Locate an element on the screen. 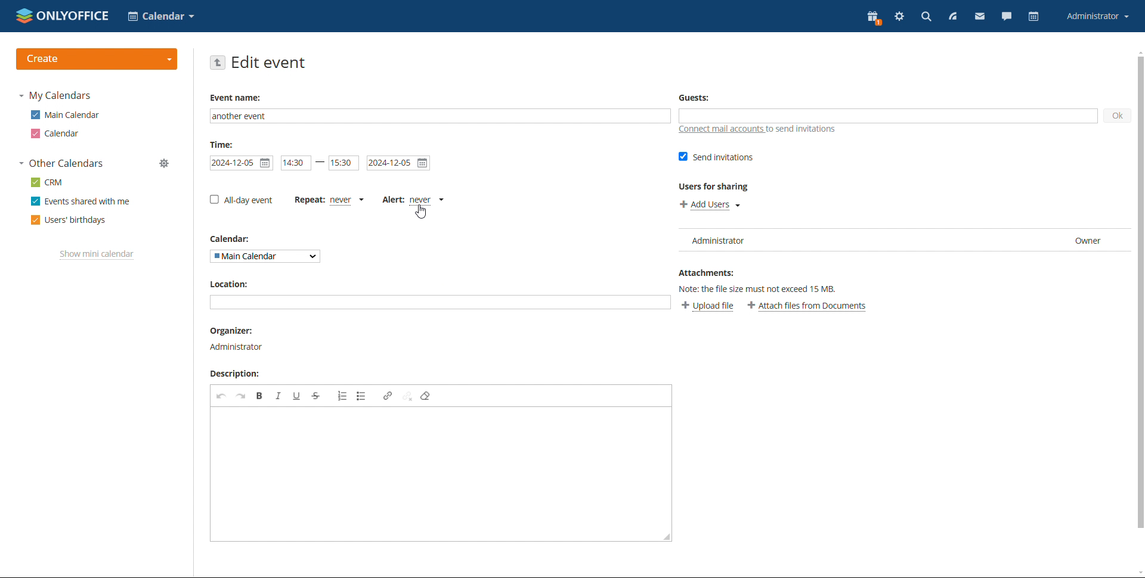  event repetition is located at coordinates (329, 200).